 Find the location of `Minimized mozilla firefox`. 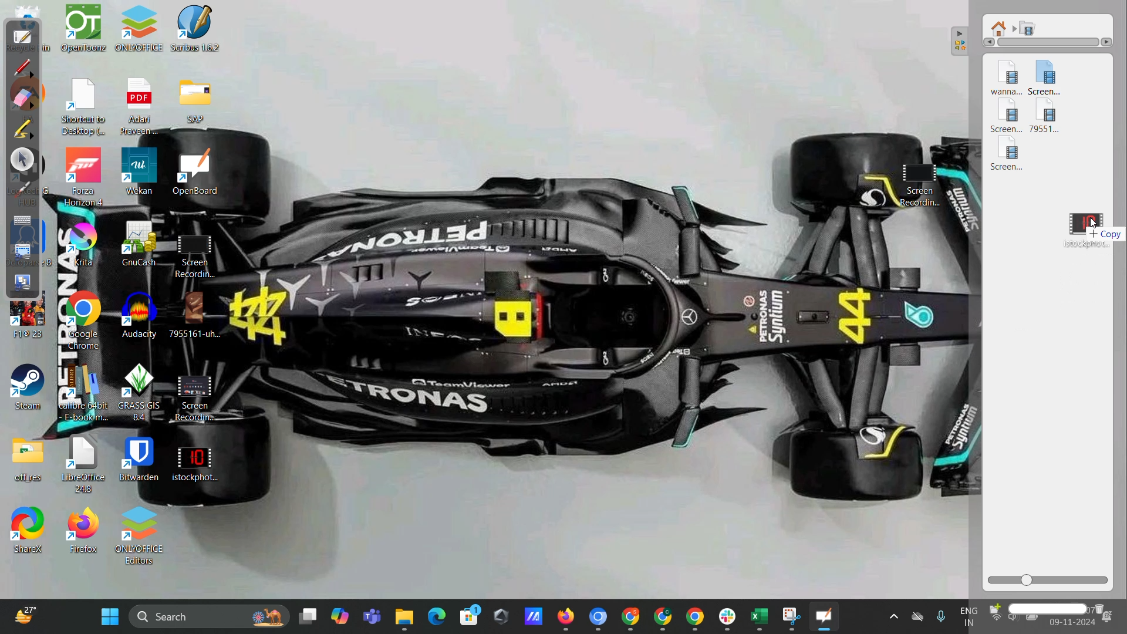

Minimized mozilla firefox is located at coordinates (569, 617).